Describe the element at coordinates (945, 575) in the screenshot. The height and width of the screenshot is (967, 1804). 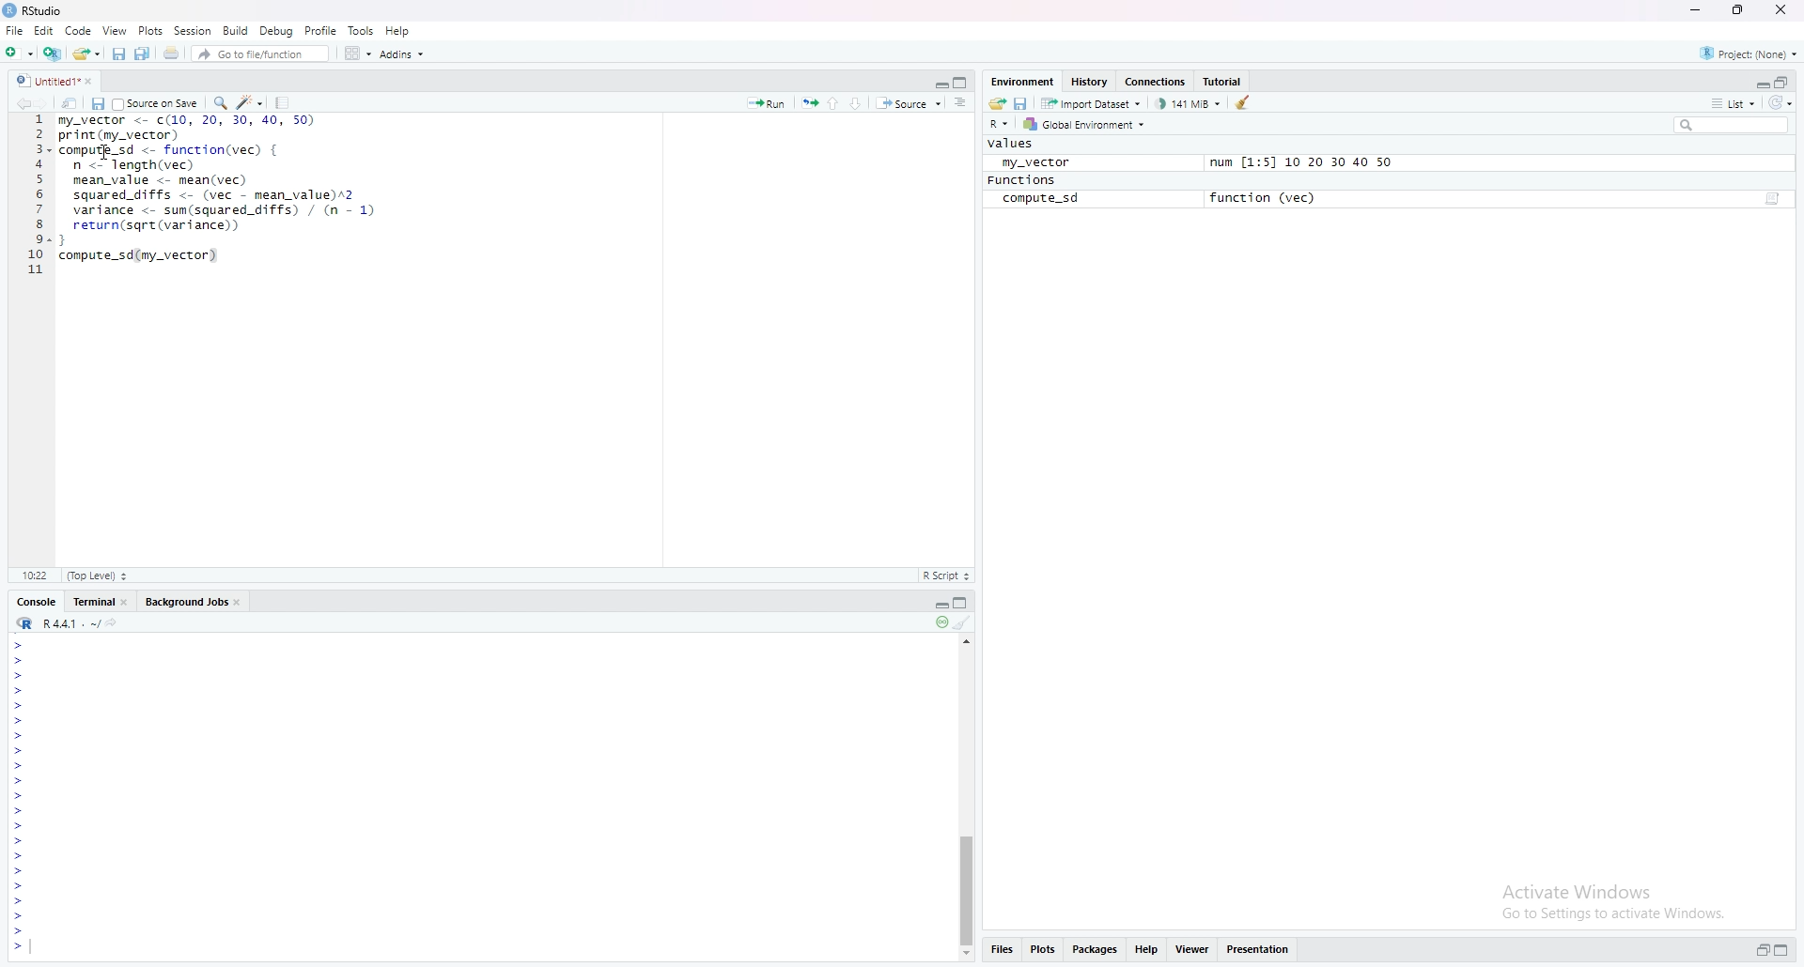
I see `R Script` at that location.